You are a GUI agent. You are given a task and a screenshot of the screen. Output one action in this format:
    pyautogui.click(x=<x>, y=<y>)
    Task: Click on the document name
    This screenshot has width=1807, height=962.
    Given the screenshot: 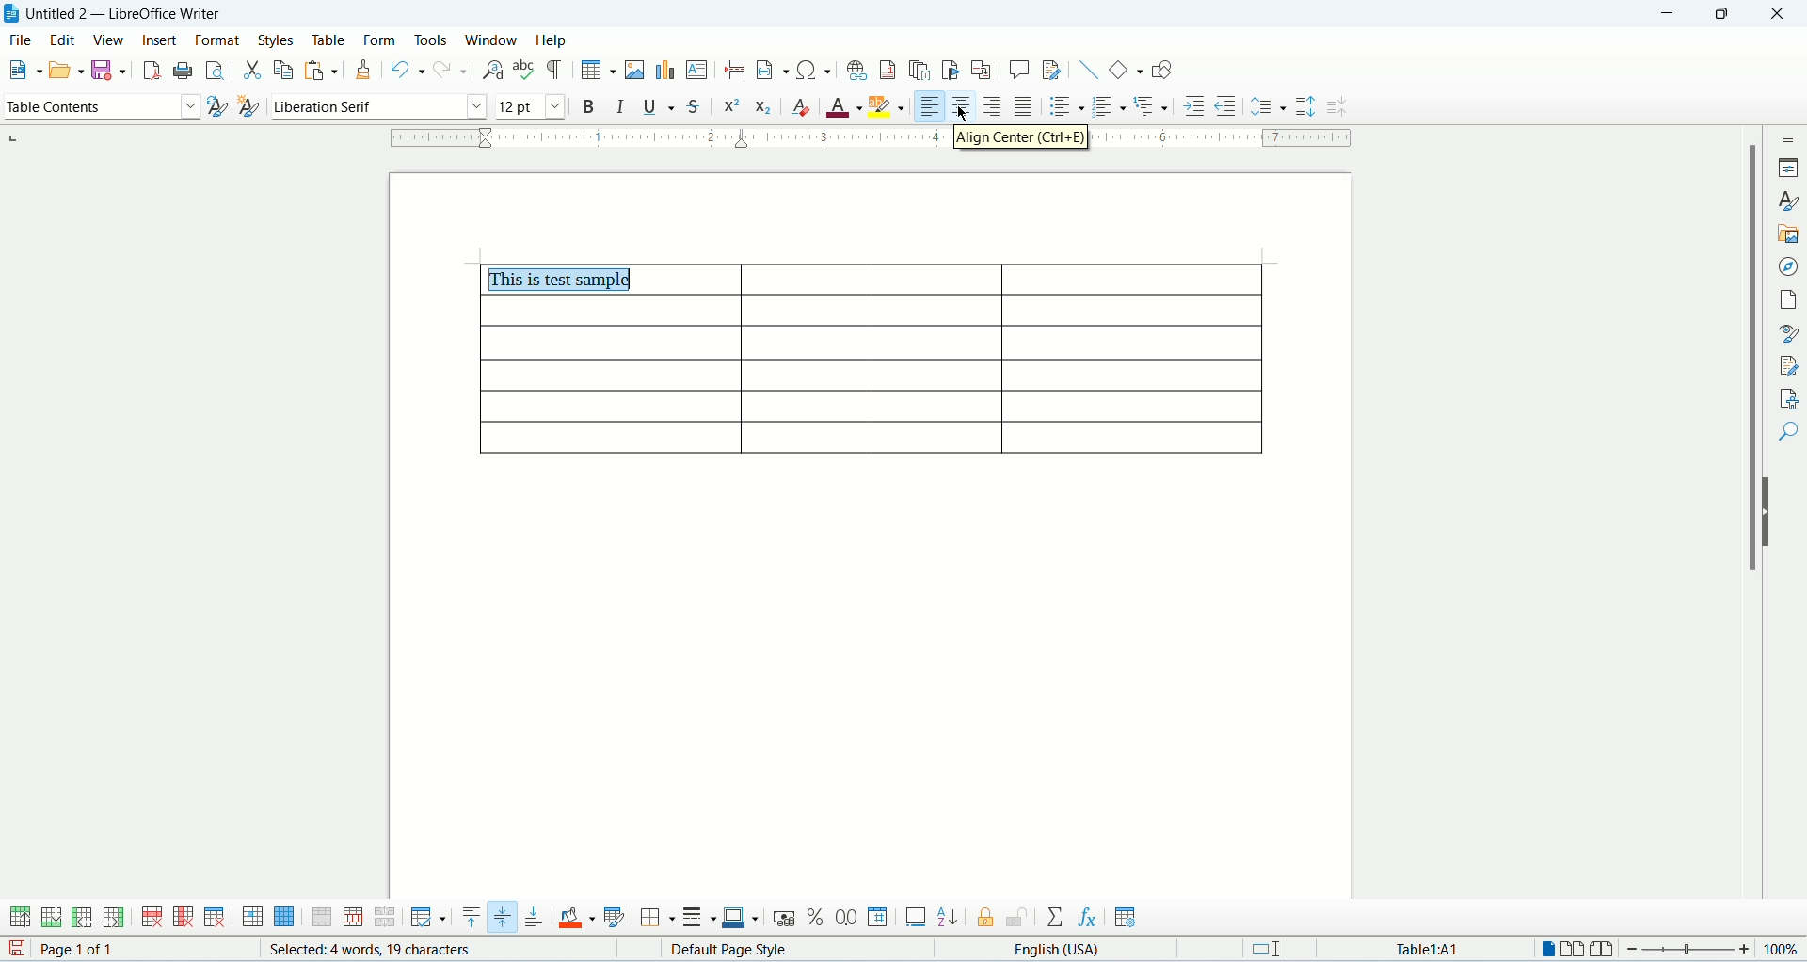 What is the action you would take?
    pyautogui.click(x=133, y=12)
    